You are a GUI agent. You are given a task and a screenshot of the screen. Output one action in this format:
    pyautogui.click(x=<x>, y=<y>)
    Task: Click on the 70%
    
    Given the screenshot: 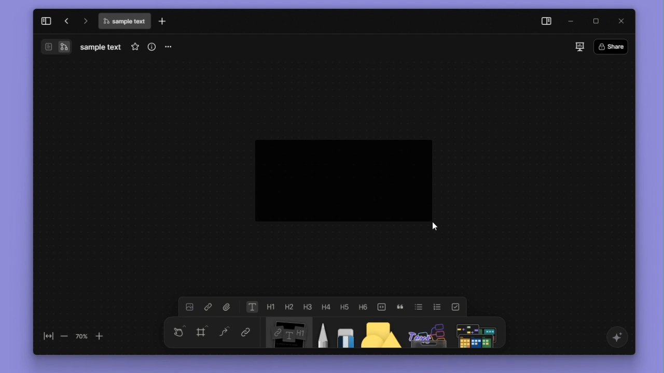 What is the action you would take?
    pyautogui.click(x=81, y=336)
    